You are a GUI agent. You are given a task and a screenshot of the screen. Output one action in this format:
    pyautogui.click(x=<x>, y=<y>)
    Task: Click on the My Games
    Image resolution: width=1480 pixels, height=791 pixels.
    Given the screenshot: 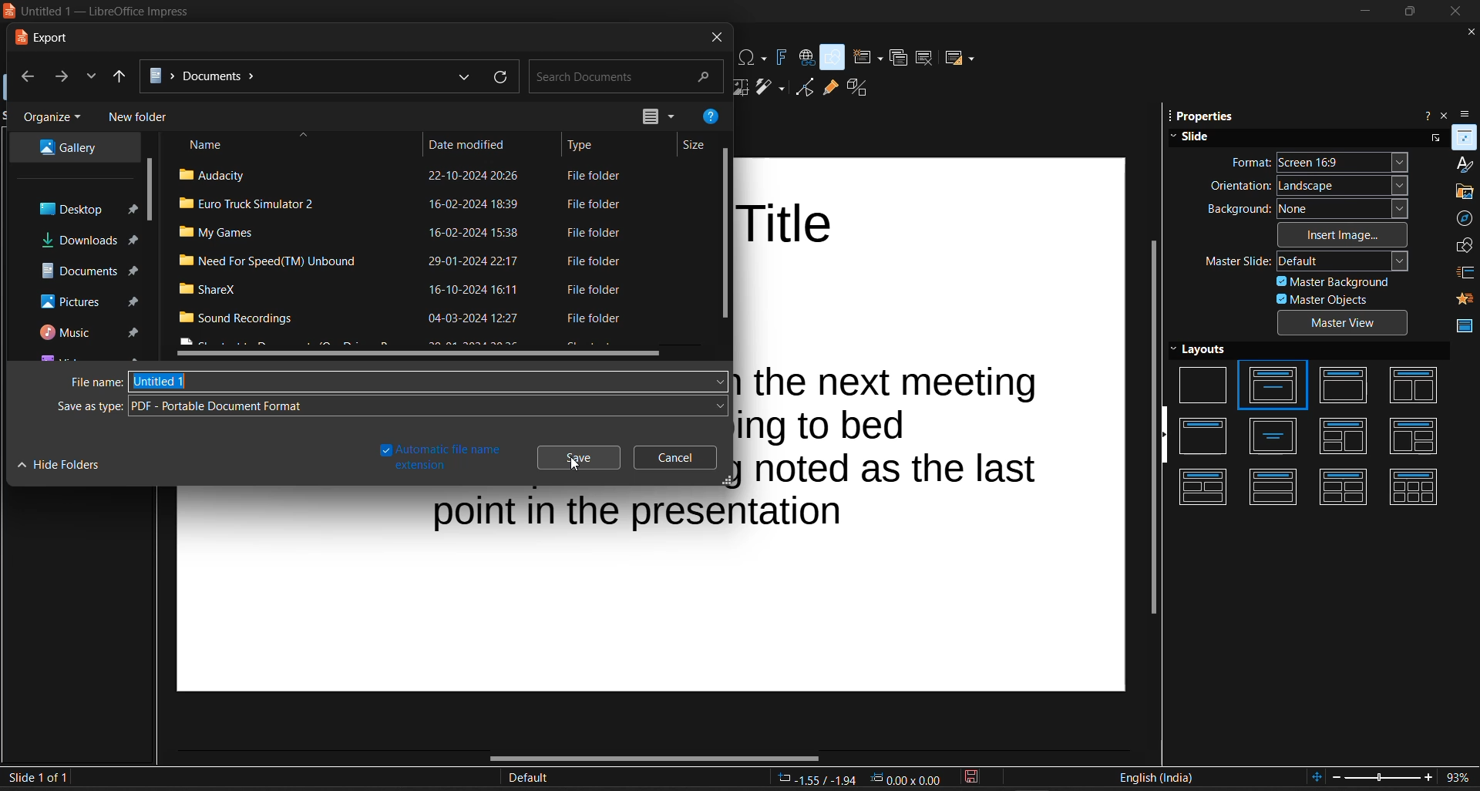 What is the action you would take?
    pyautogui.click(x=219, y=234)
    